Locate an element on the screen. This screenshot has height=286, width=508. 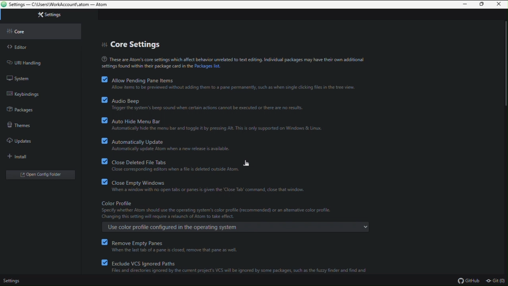
Url handling is located at coordinates (28, 62).